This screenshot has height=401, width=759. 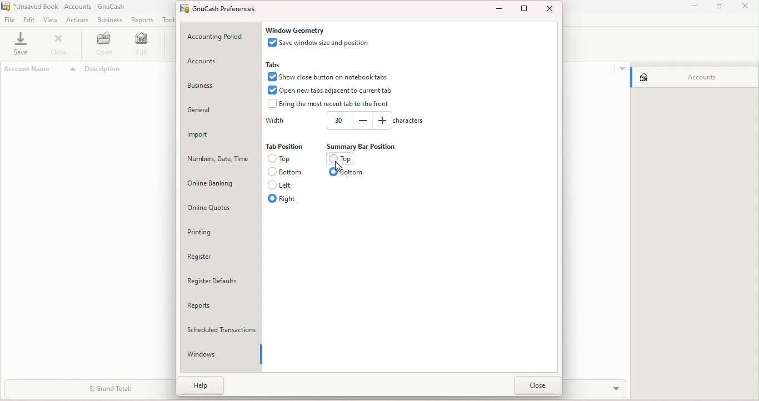 What do you see at coordinates (336, 91) in the screenshot?
I see `Open new tabs adjacent to tab` at bounding box center [336, 91].